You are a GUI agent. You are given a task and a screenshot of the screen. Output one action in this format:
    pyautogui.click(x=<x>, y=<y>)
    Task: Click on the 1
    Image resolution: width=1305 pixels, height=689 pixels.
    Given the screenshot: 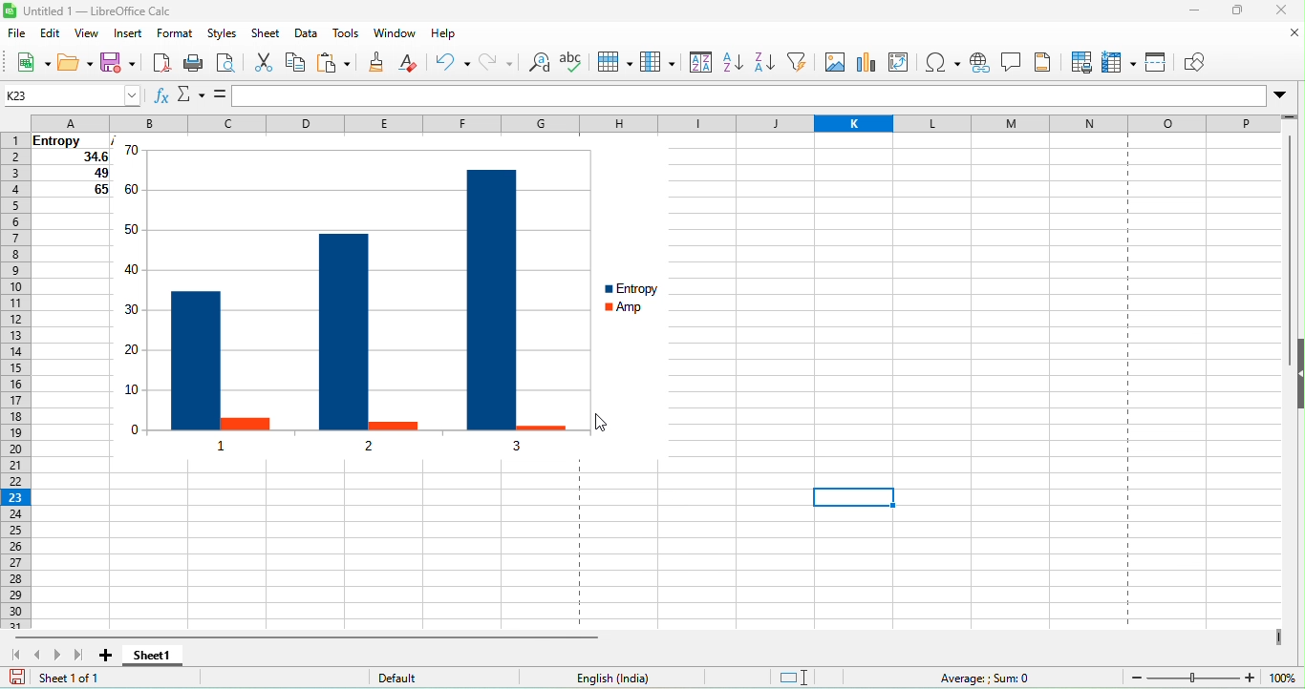 What is the action you would take?
    pyautogui.click(x=224, y=445)
    